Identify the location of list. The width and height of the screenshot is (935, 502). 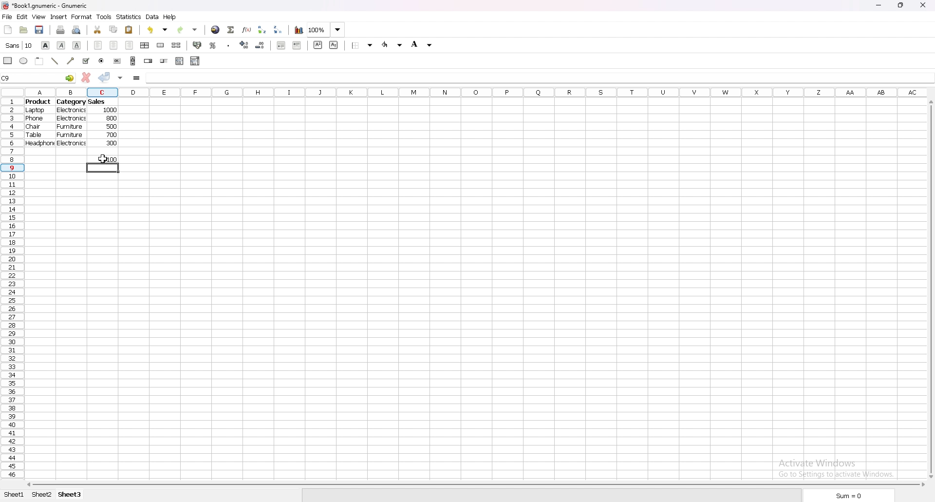
(179, 60).